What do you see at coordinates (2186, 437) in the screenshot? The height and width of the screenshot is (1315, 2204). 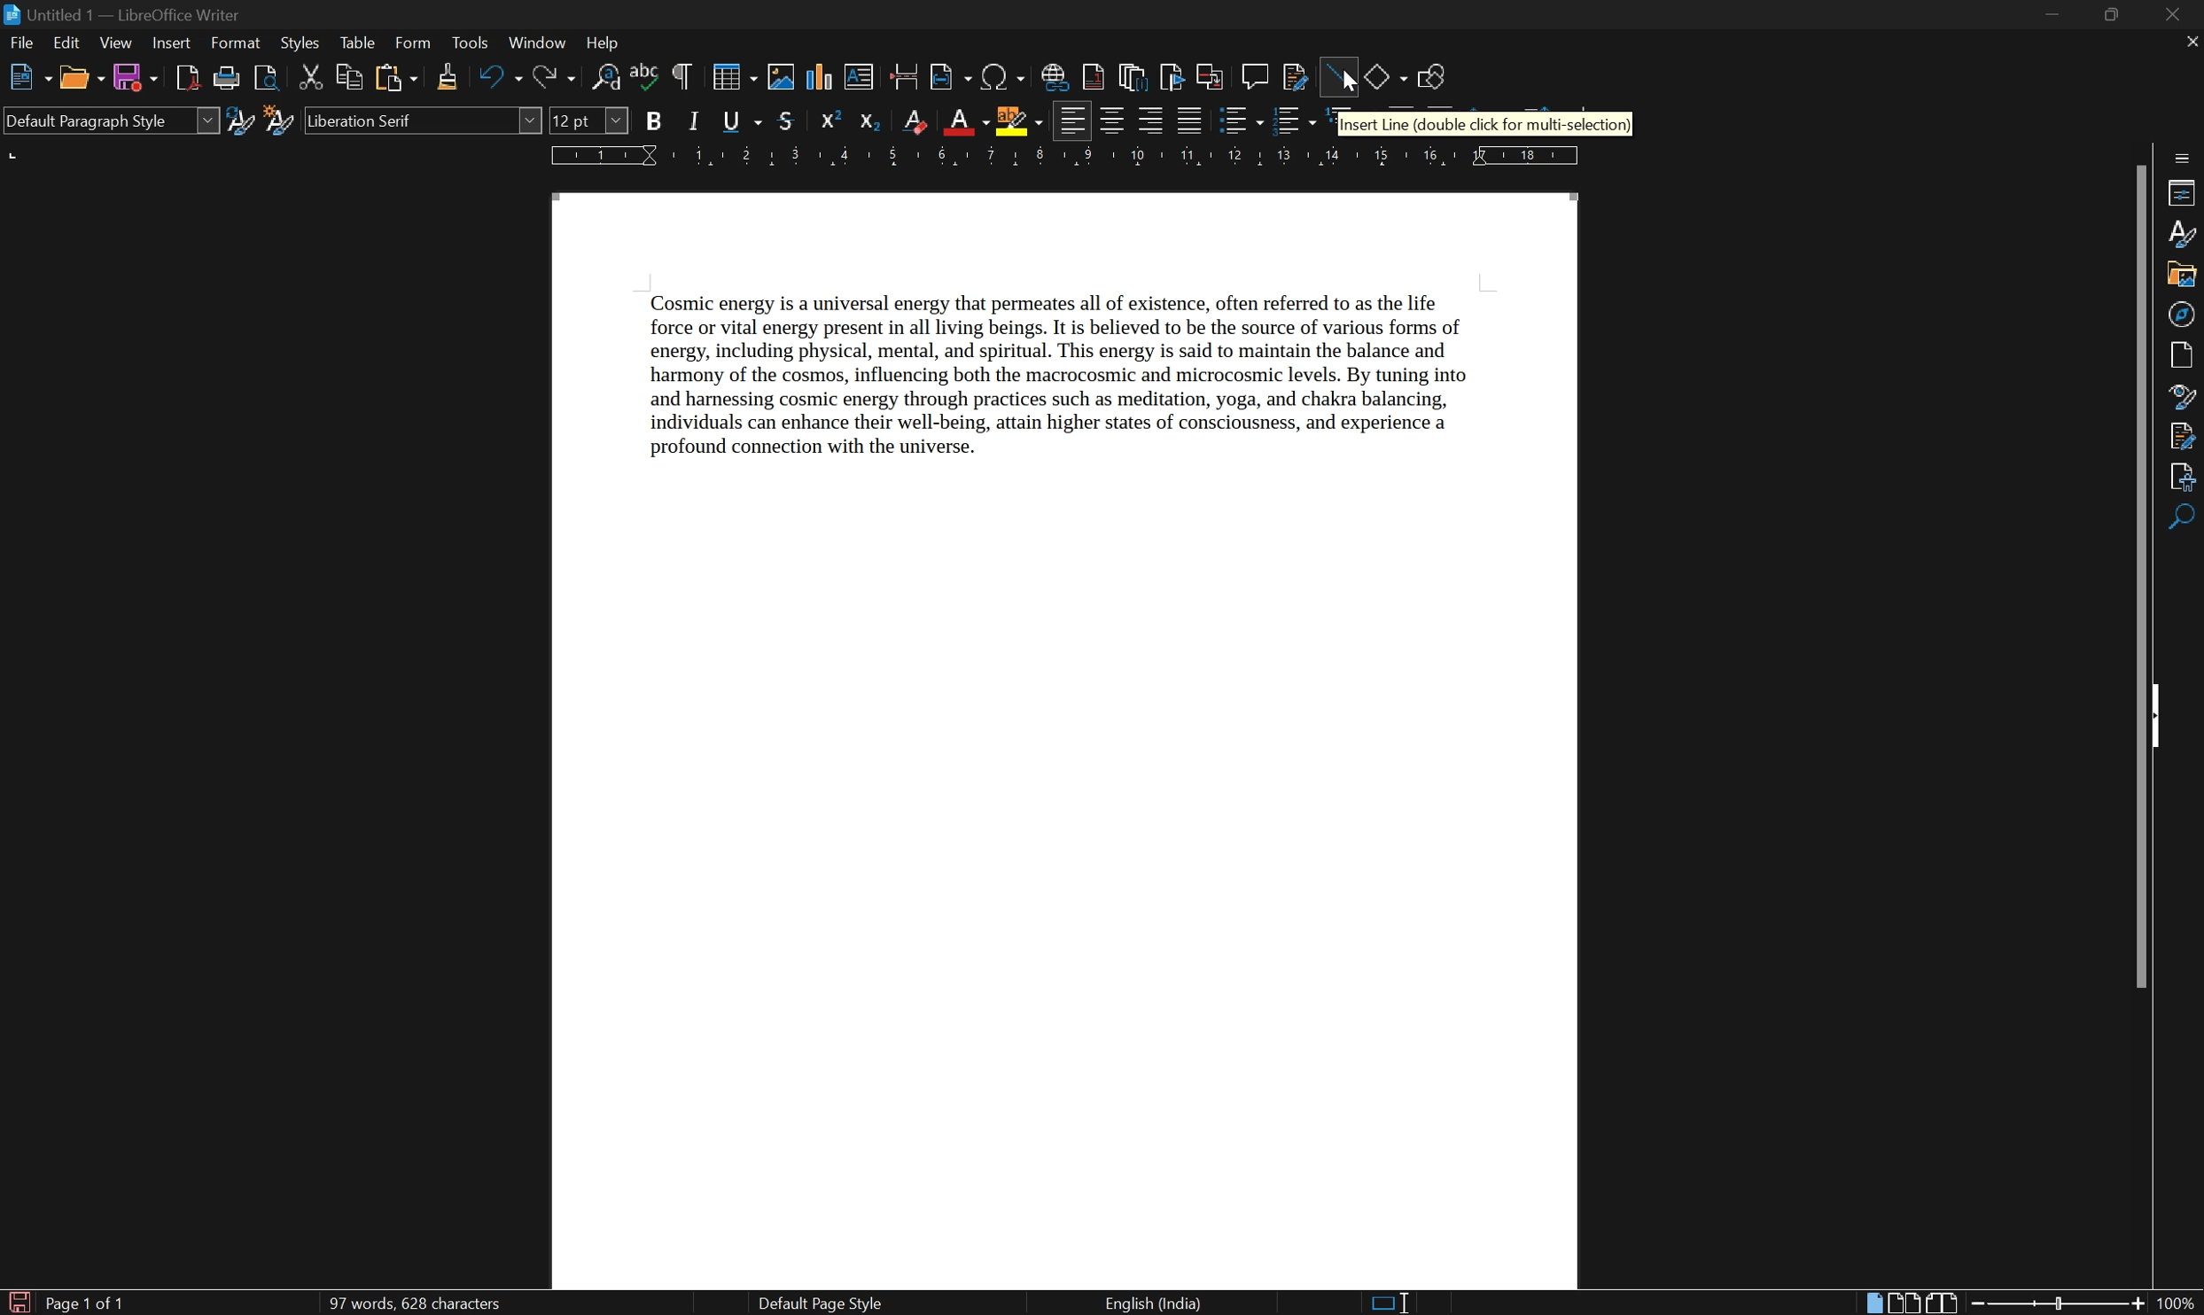 I see `manage changes` at bounding box center [2186, 437].